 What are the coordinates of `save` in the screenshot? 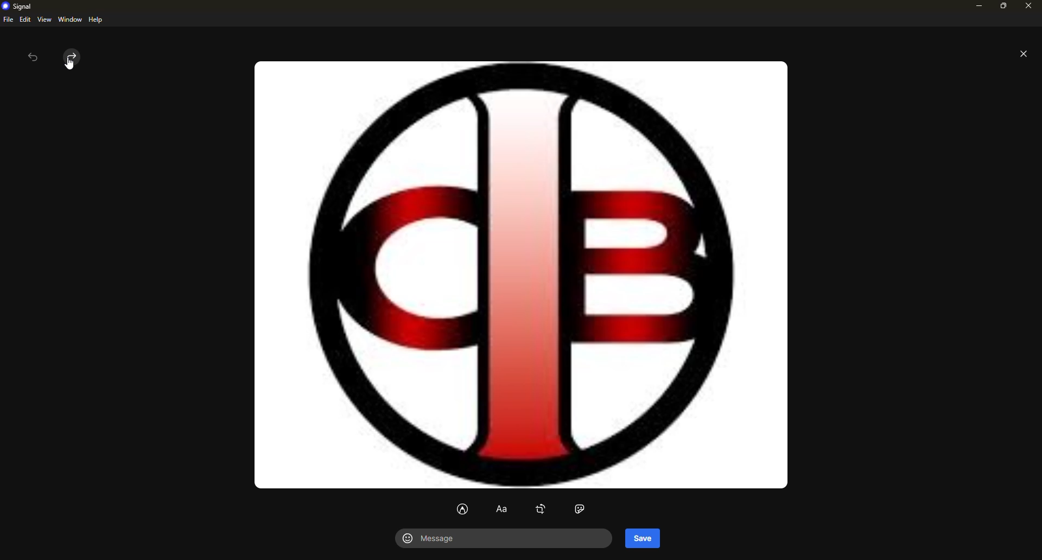 It's located at (643, 538).